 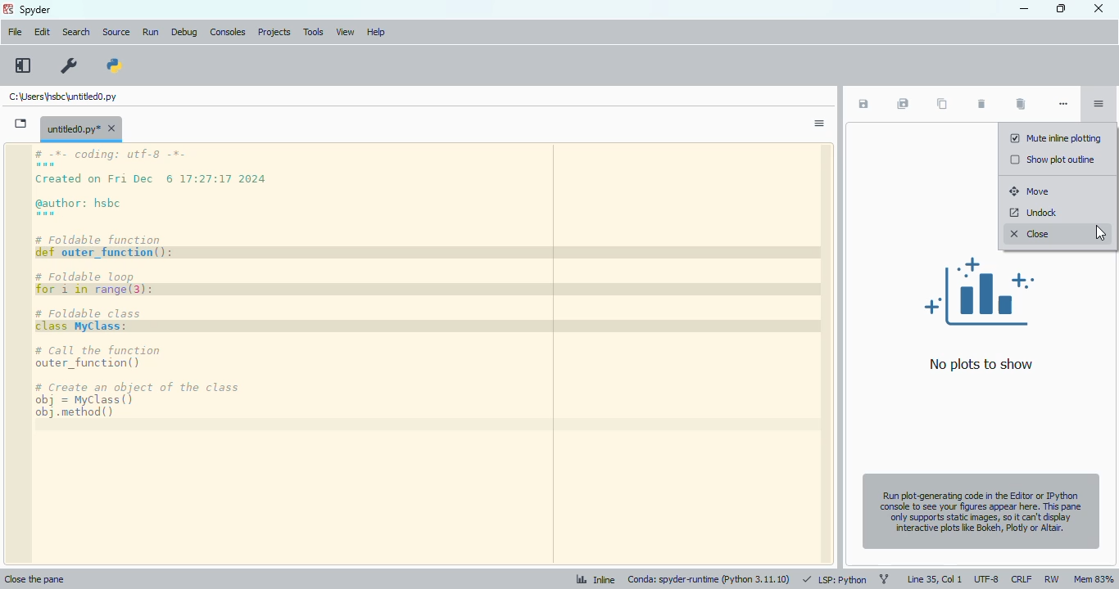 What do you see at coordinates (934, 579) in the screenshot?
I see `line 35, col 1` at bounding box center [934, 579].